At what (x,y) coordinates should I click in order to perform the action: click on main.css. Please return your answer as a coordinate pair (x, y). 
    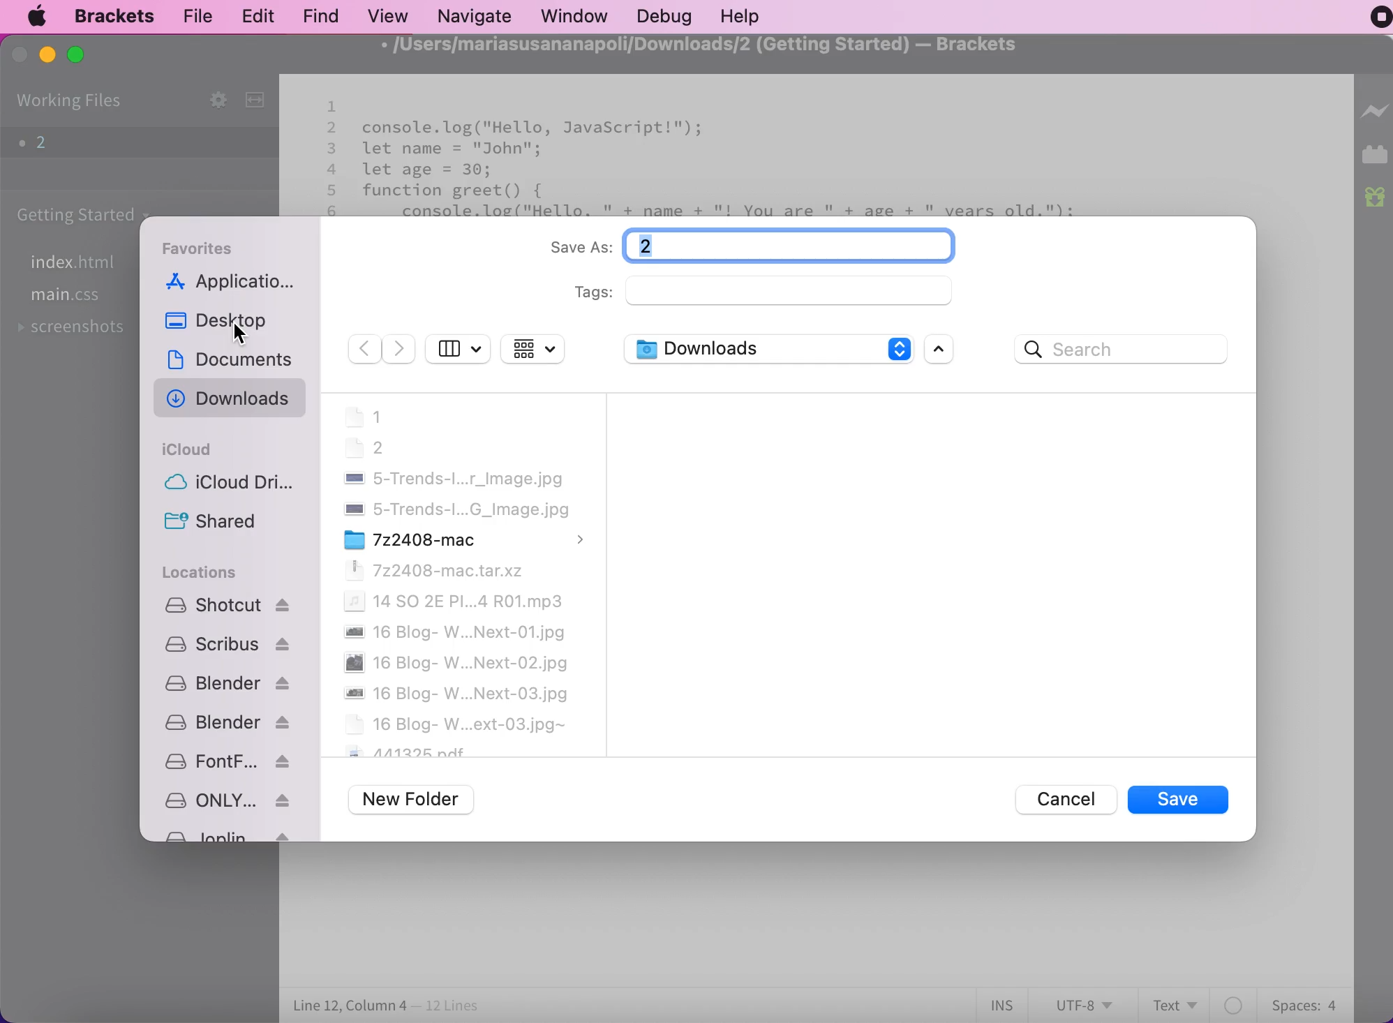
    Looking at the image, I should click on (69, 299).